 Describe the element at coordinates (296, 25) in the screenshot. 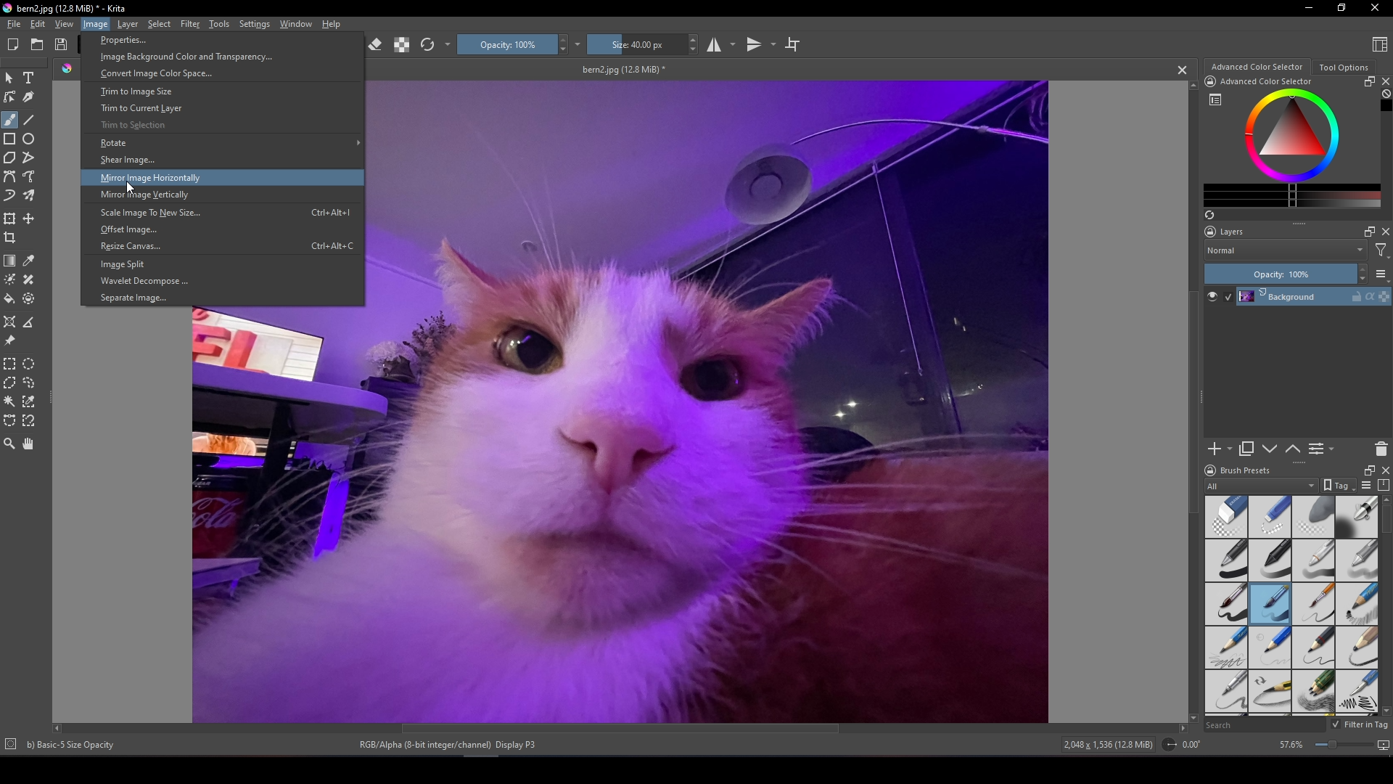

I see `Window` at that location.